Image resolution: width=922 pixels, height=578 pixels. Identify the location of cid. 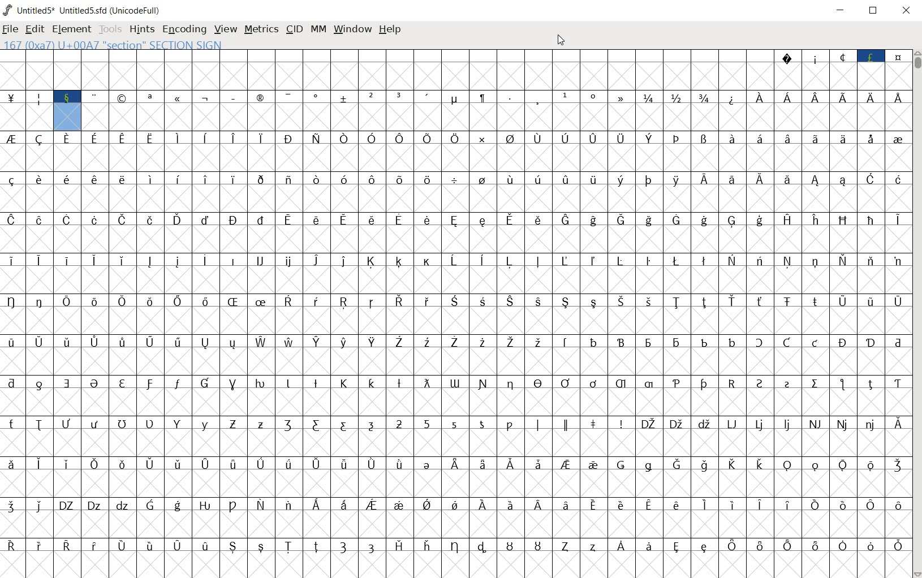
(294, 28).